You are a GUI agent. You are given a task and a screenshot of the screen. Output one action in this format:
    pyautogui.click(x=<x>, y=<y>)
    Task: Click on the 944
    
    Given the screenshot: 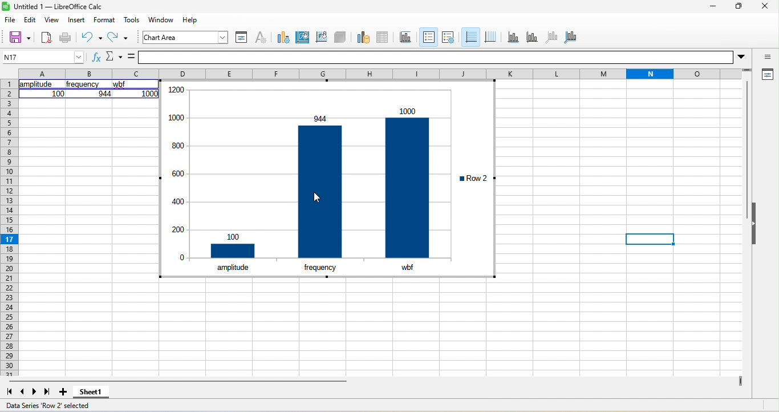 What is the action you would take?
    pyautogui.click(x=104, y=94)
    